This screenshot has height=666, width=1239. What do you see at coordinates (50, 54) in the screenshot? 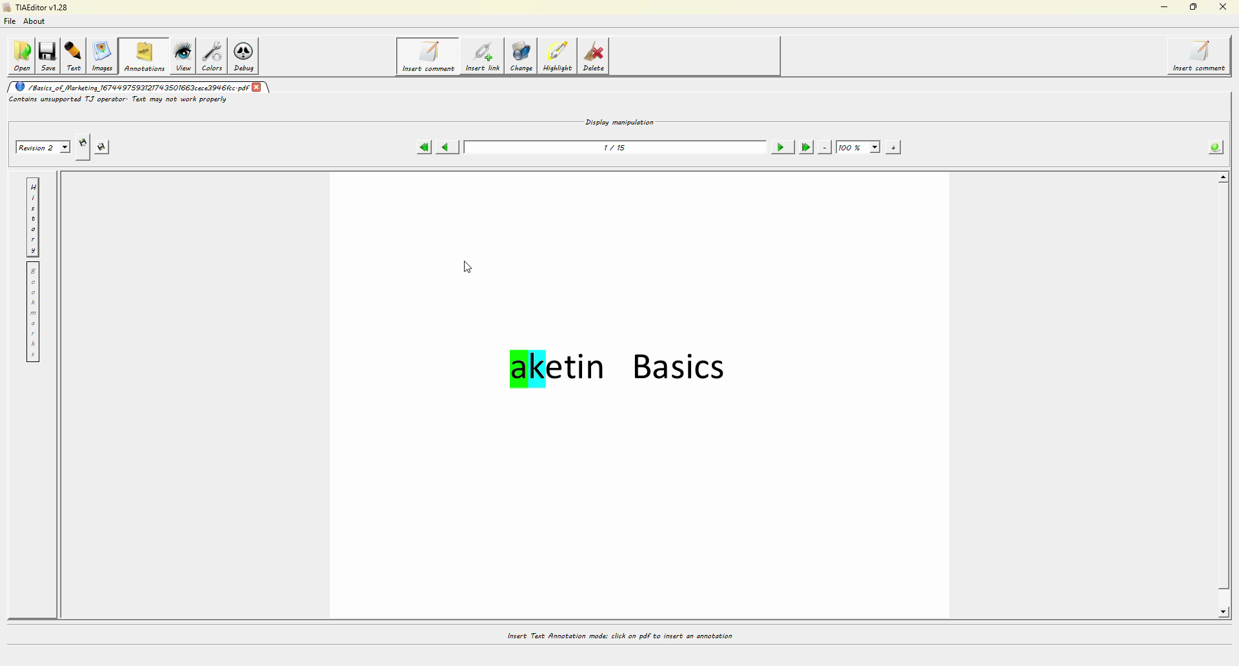
I see `save` at bounding box center [50, 54].